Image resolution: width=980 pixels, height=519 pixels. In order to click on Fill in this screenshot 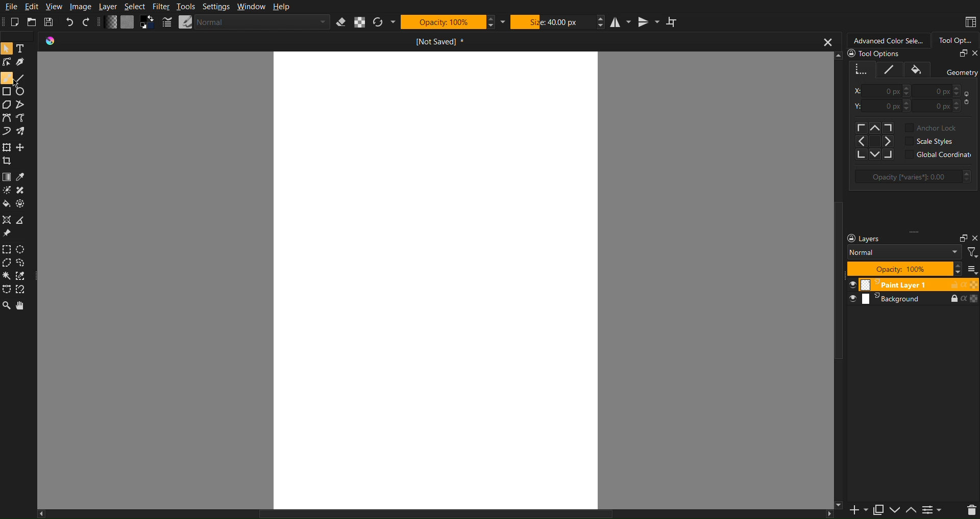, I will do `click(917, 69)`.